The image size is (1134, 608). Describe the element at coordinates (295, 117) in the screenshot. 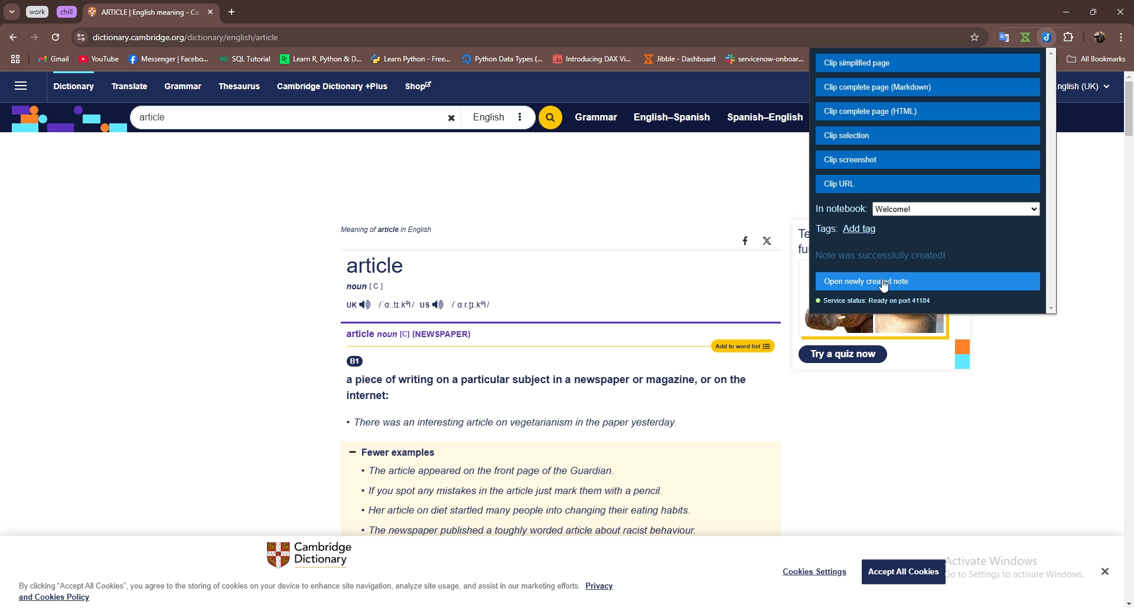

I see `Search bar` at that location.